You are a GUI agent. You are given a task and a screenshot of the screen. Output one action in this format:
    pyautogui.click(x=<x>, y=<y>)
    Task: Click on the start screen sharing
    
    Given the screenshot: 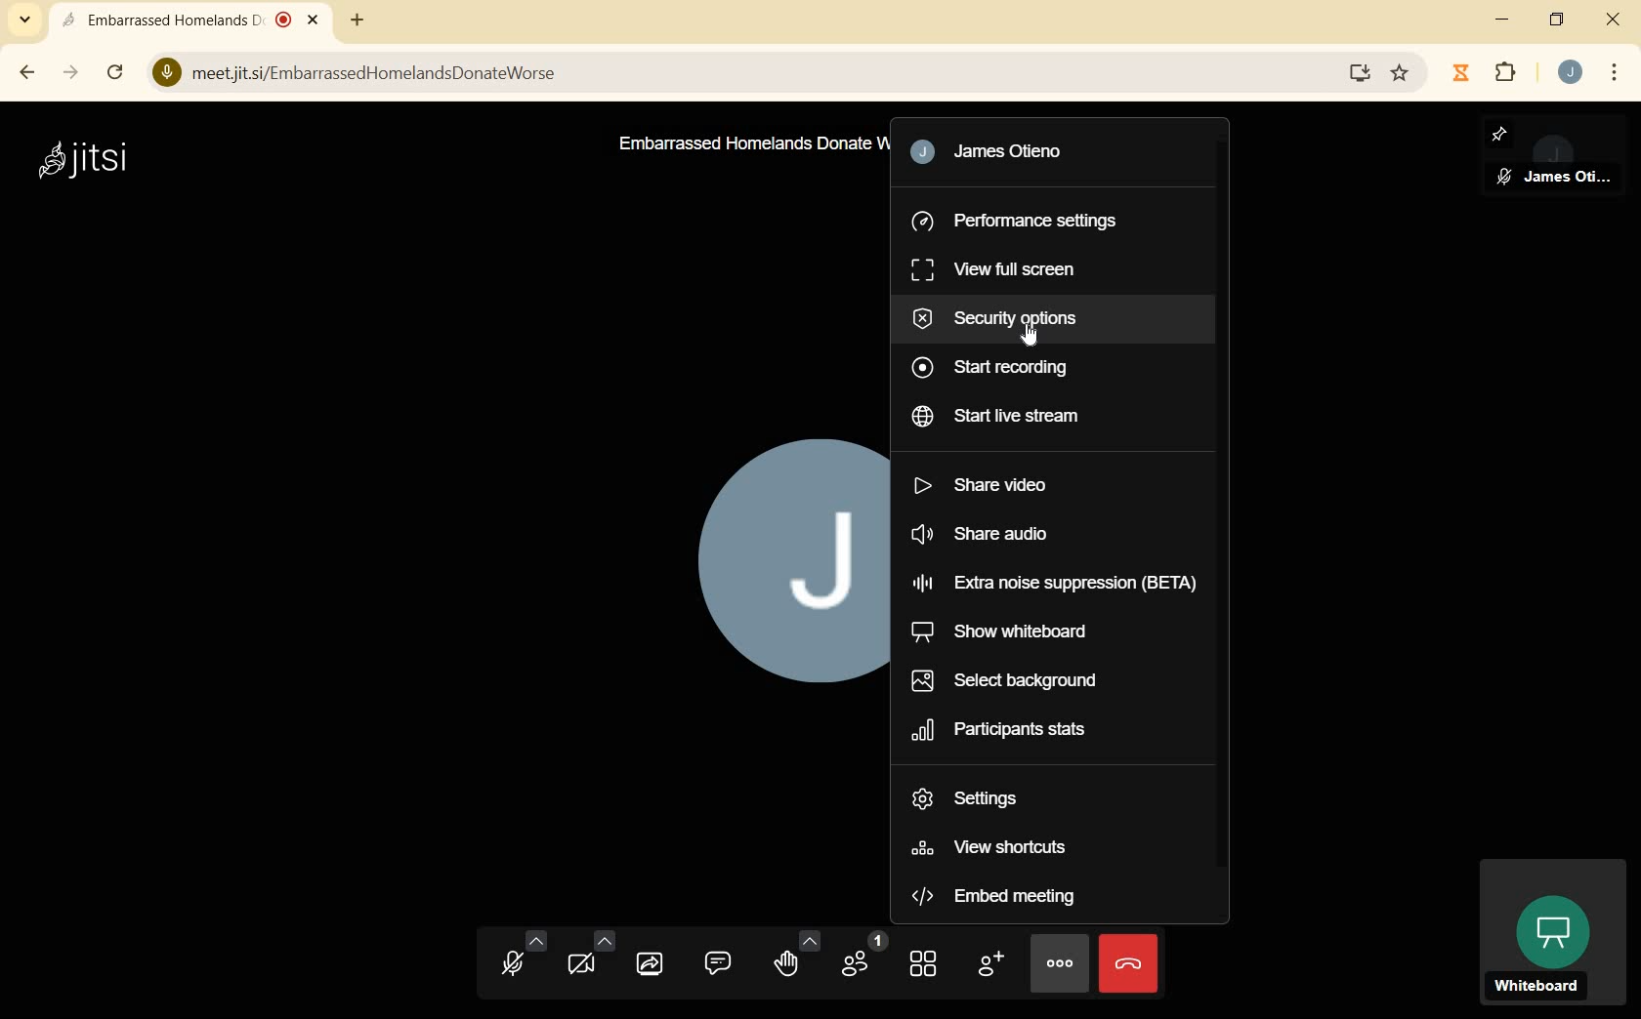 What is the action you would take?
    pyautogui.click(x=651, y=965)
    